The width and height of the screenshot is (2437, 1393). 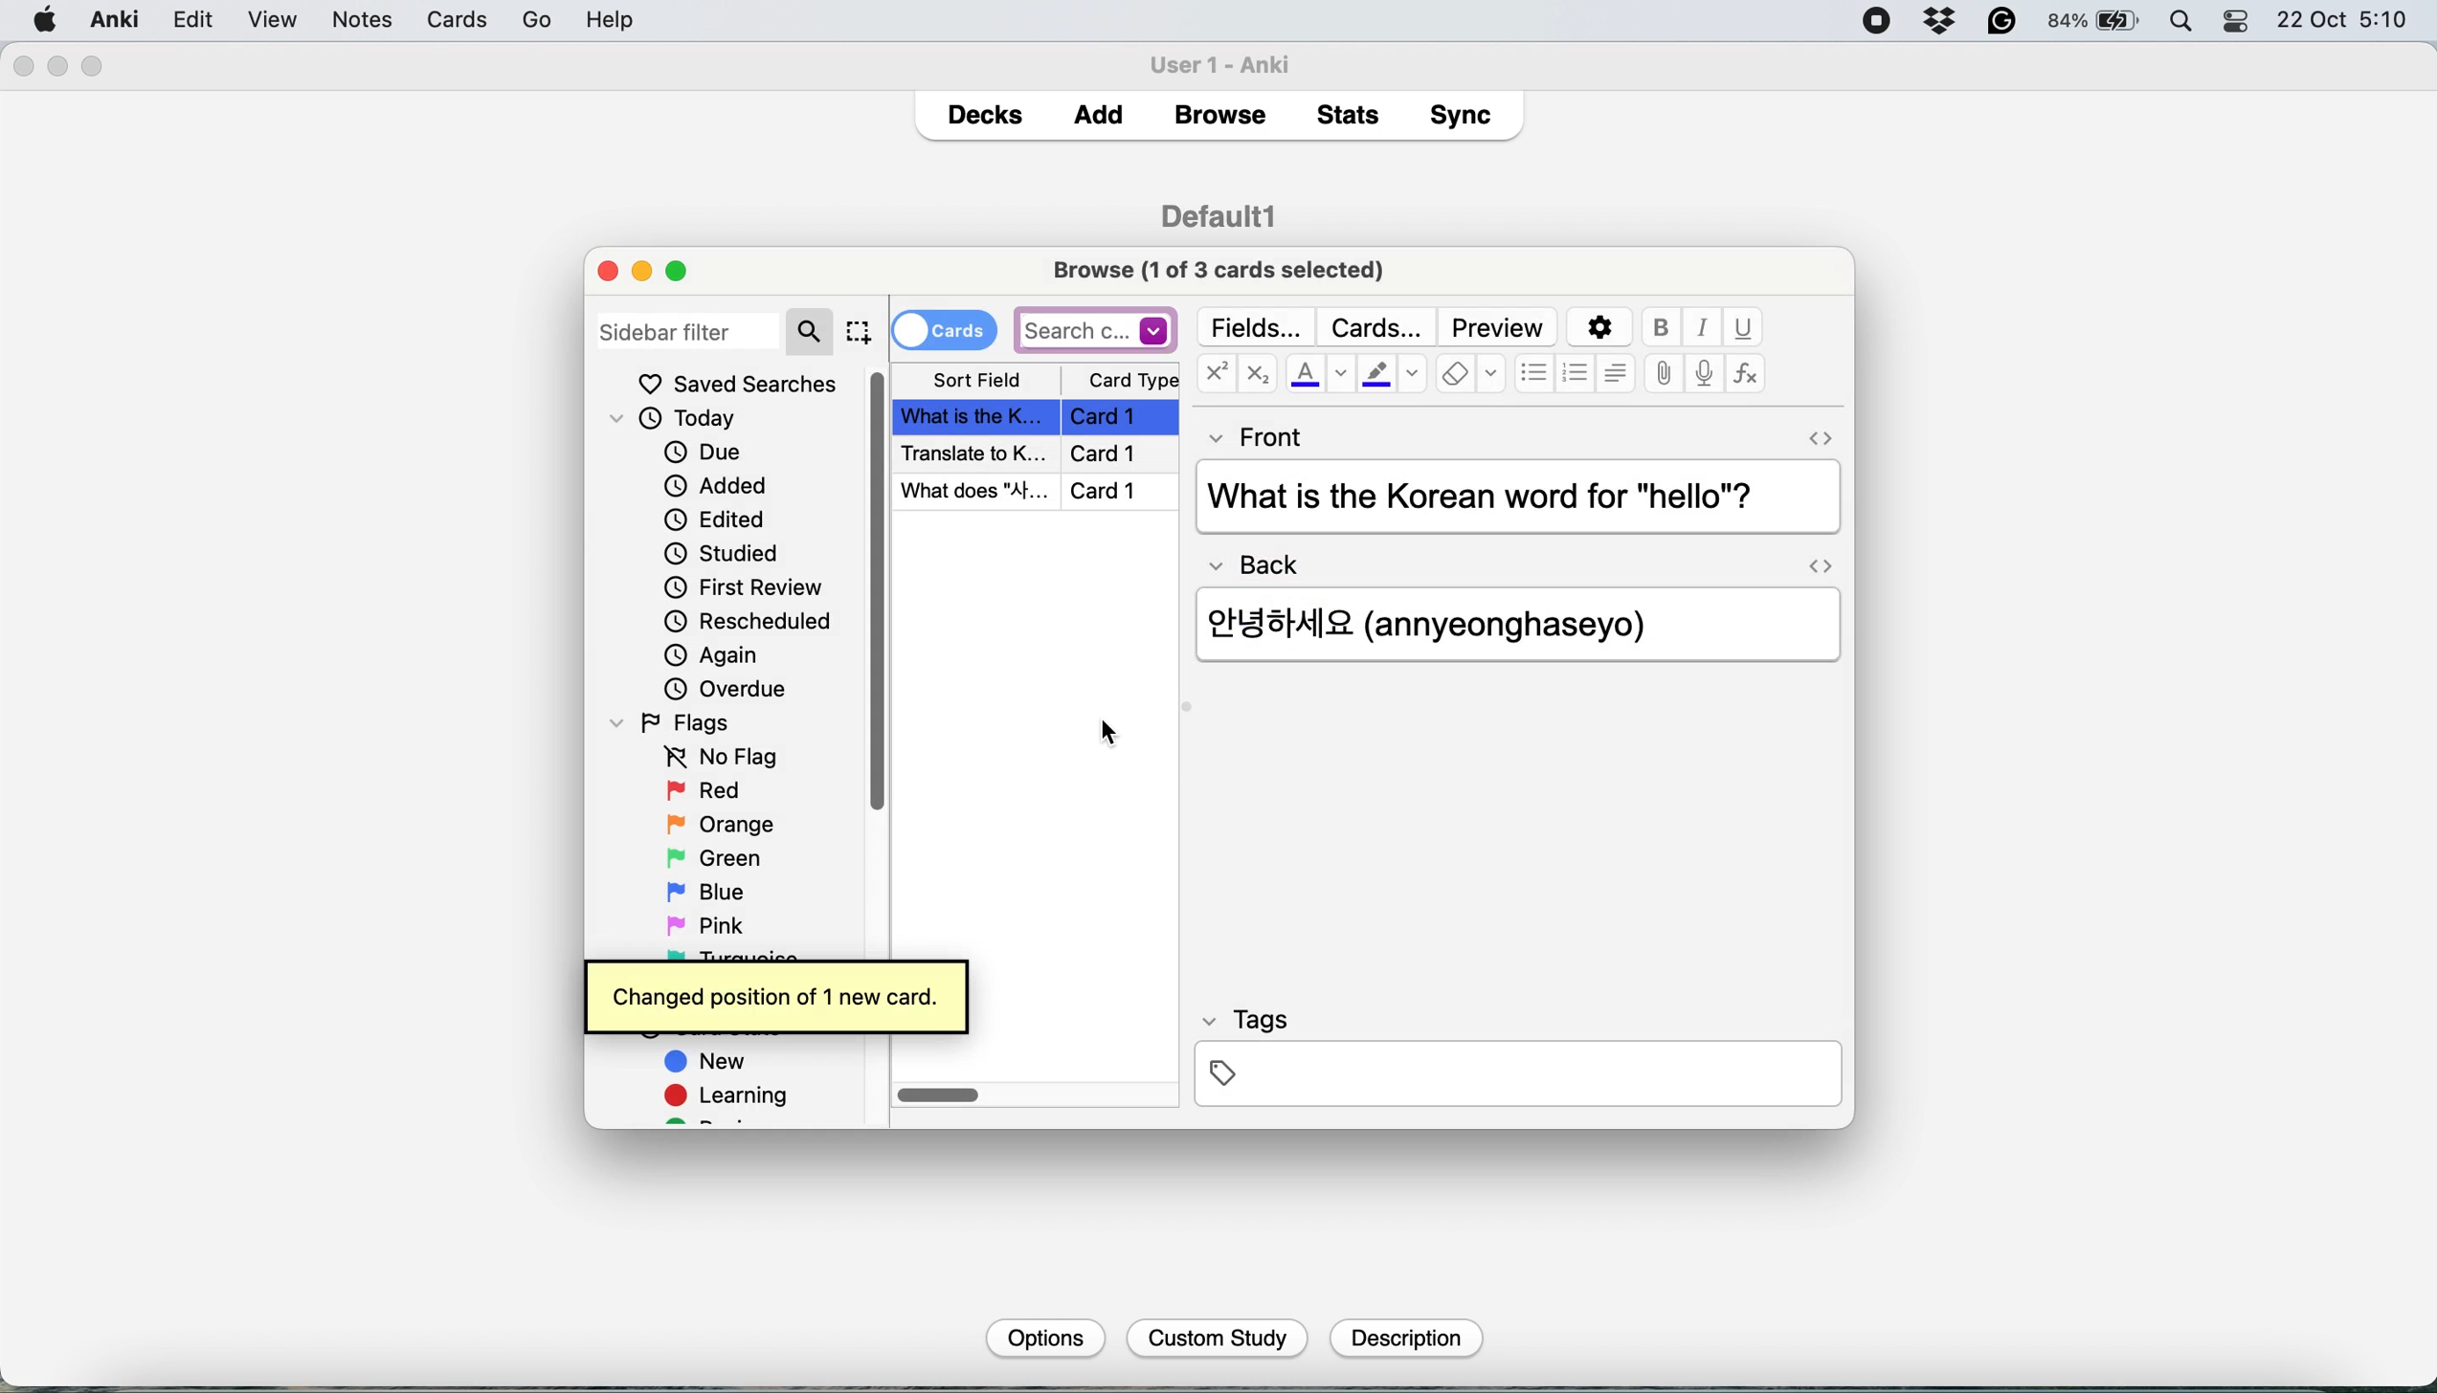 I want to click on superscript, so click(x=1216, y=376).